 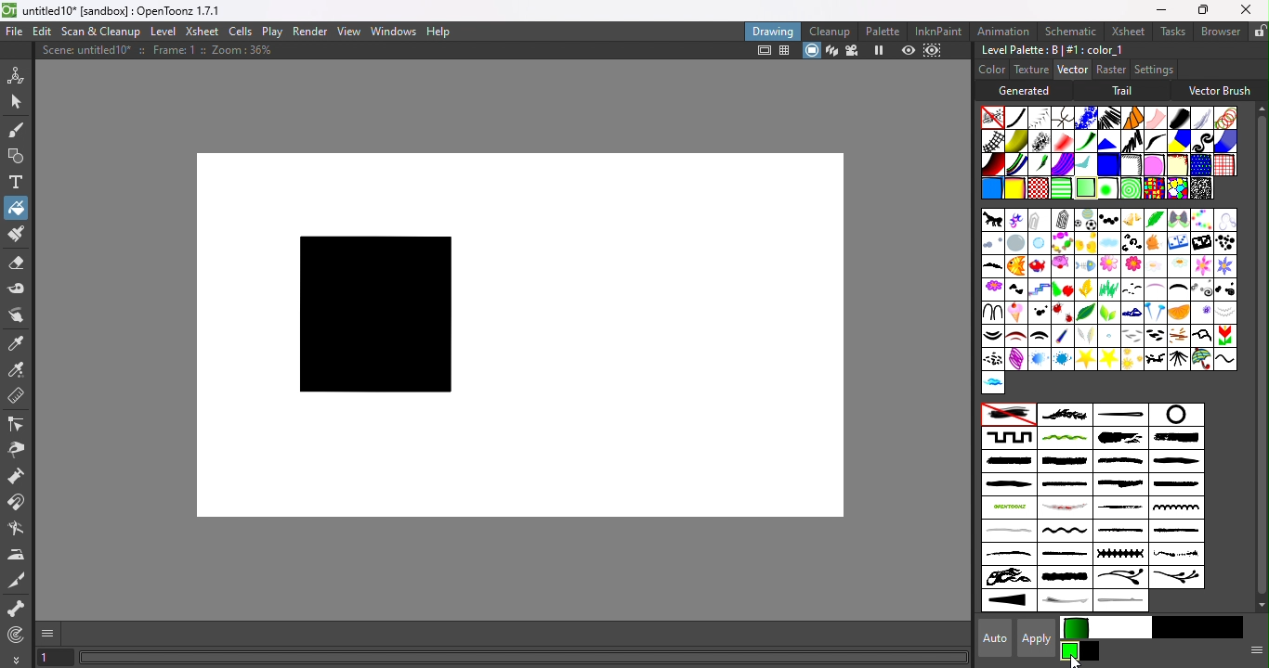 I want to click on Candy, so click(x=1061, y=243).